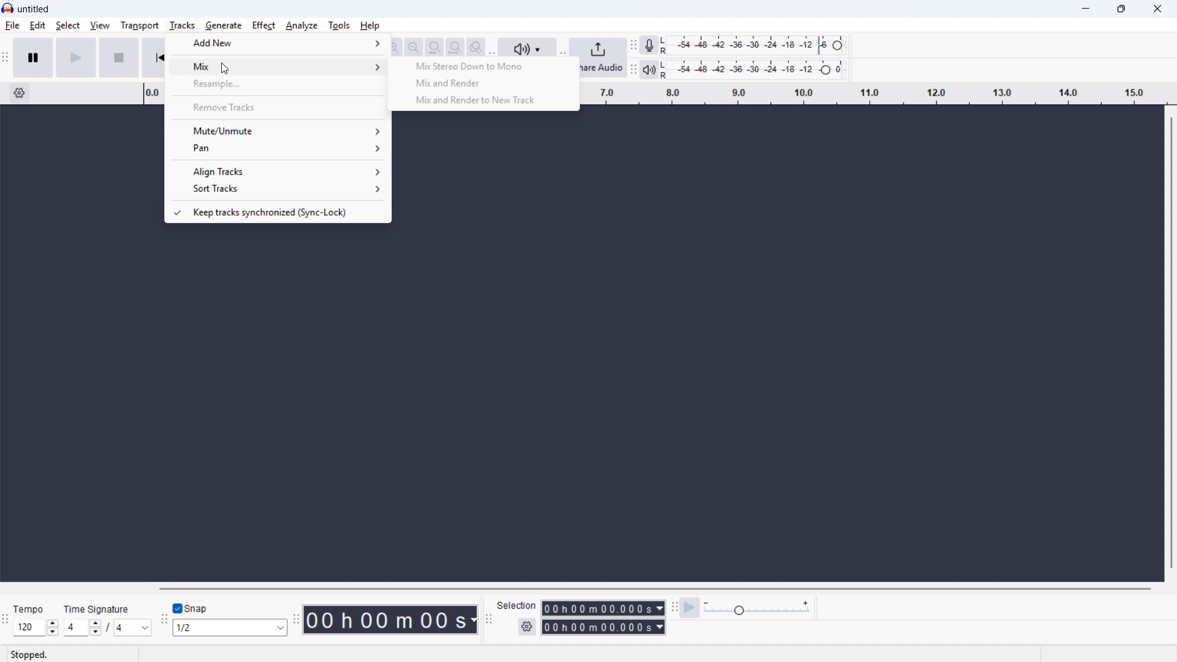 The image size is (1177, 662). What do you see at coordinates (633, 70) in the screenshot?
I see `playback metre toolbar ` at bounding box center [633, 70].